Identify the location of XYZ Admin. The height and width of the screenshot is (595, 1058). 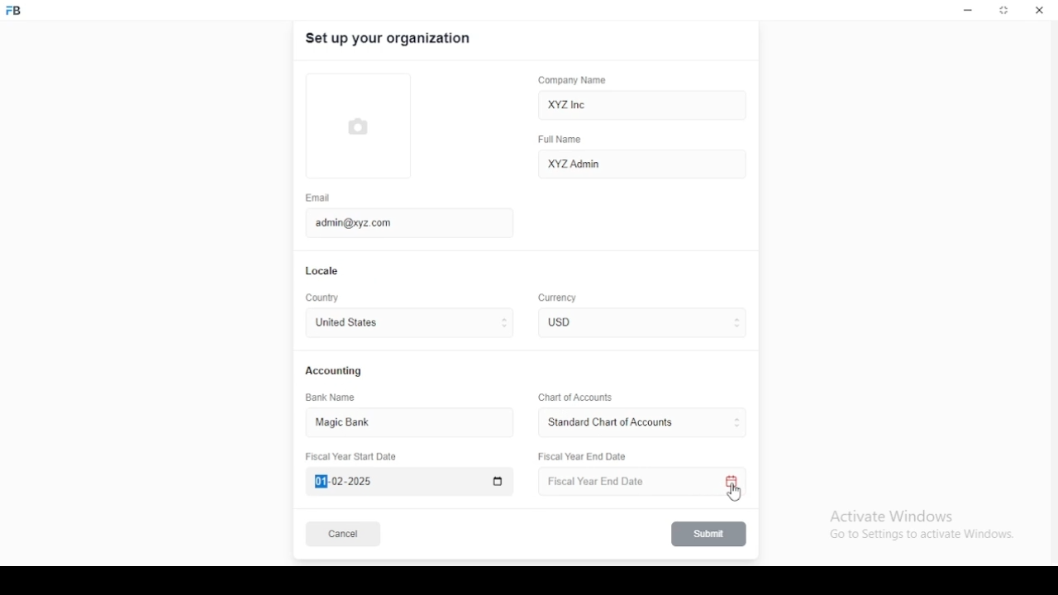
(642, 163).